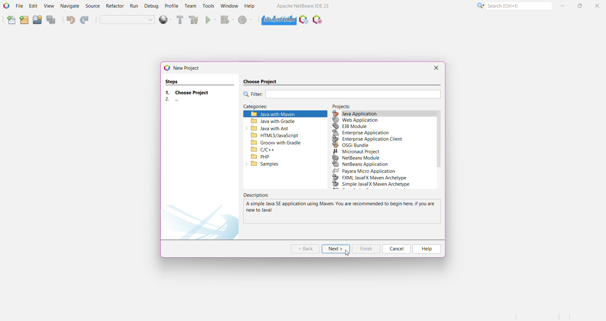 Image resolution: width=606 pixels, height=321 pixels. Describe the element at coordinates (186, 68) in the screenshot. I see `New Project` at that location.